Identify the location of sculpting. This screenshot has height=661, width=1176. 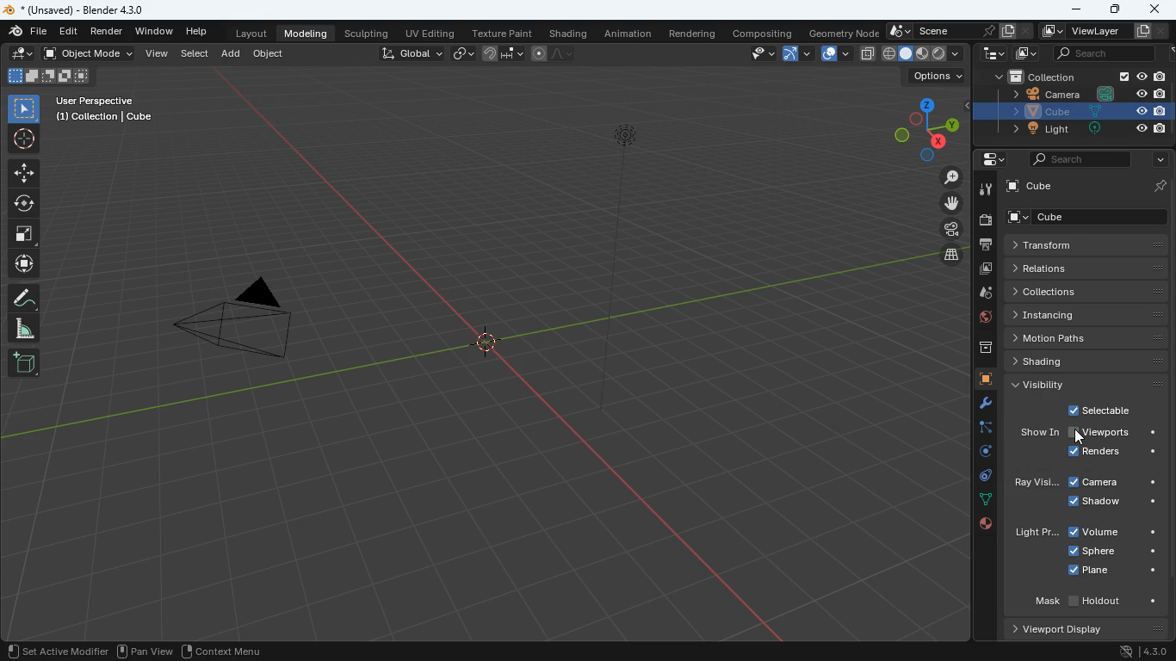
(367, 33).